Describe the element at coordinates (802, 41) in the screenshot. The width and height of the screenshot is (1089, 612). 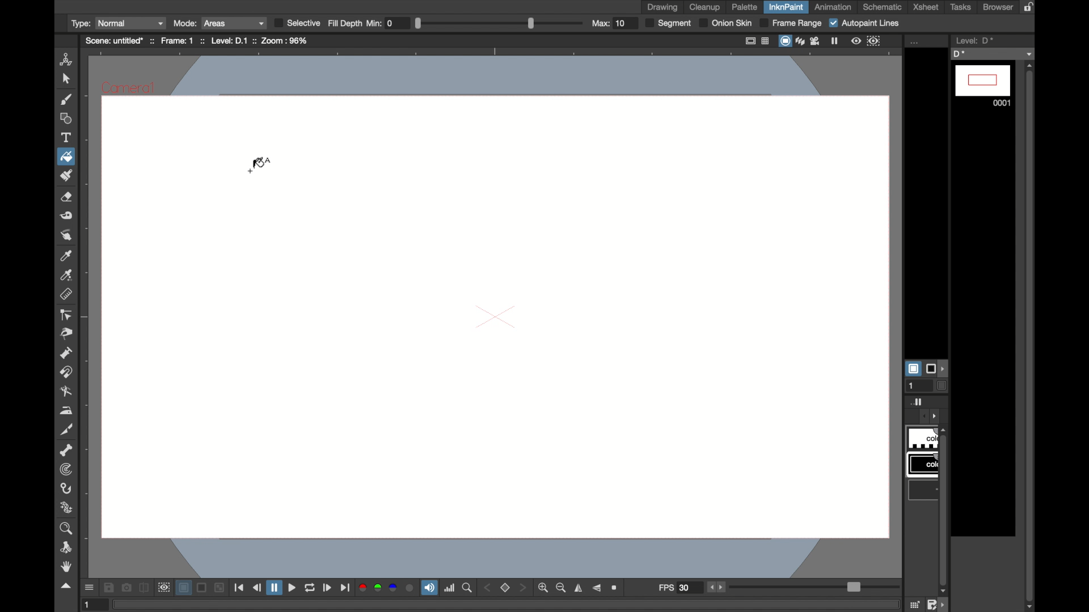
I see `layers` at that location.